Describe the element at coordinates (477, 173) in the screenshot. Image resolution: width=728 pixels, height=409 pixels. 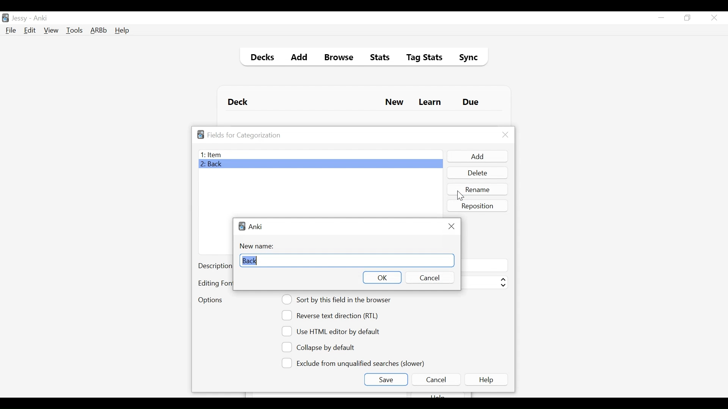
I see `Delete` at that location.